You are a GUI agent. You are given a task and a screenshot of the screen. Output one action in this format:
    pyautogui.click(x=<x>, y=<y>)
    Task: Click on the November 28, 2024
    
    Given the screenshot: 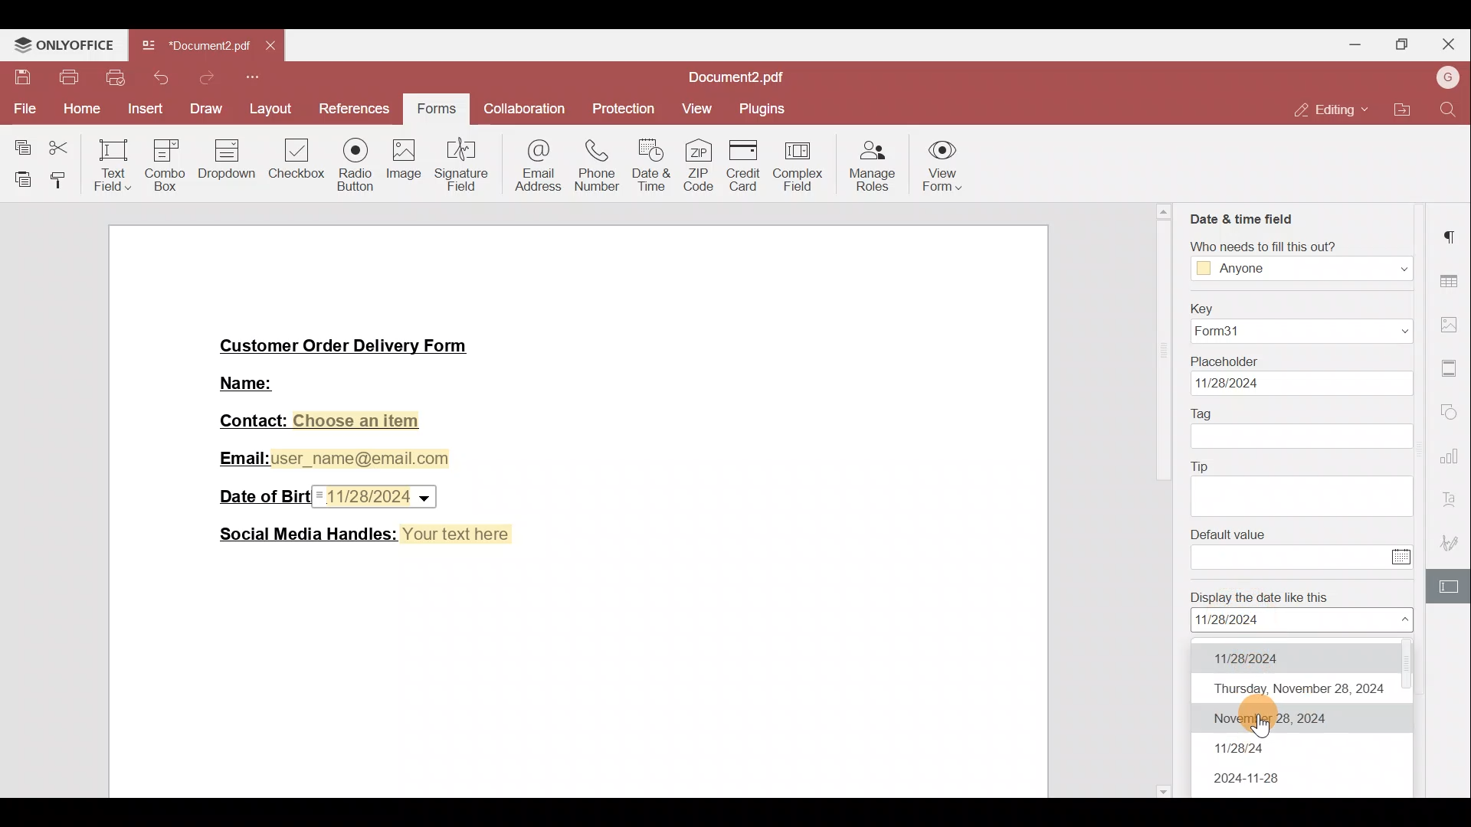 What is the action you would take?
    pyautogui.click(x=1294, y=720)
    